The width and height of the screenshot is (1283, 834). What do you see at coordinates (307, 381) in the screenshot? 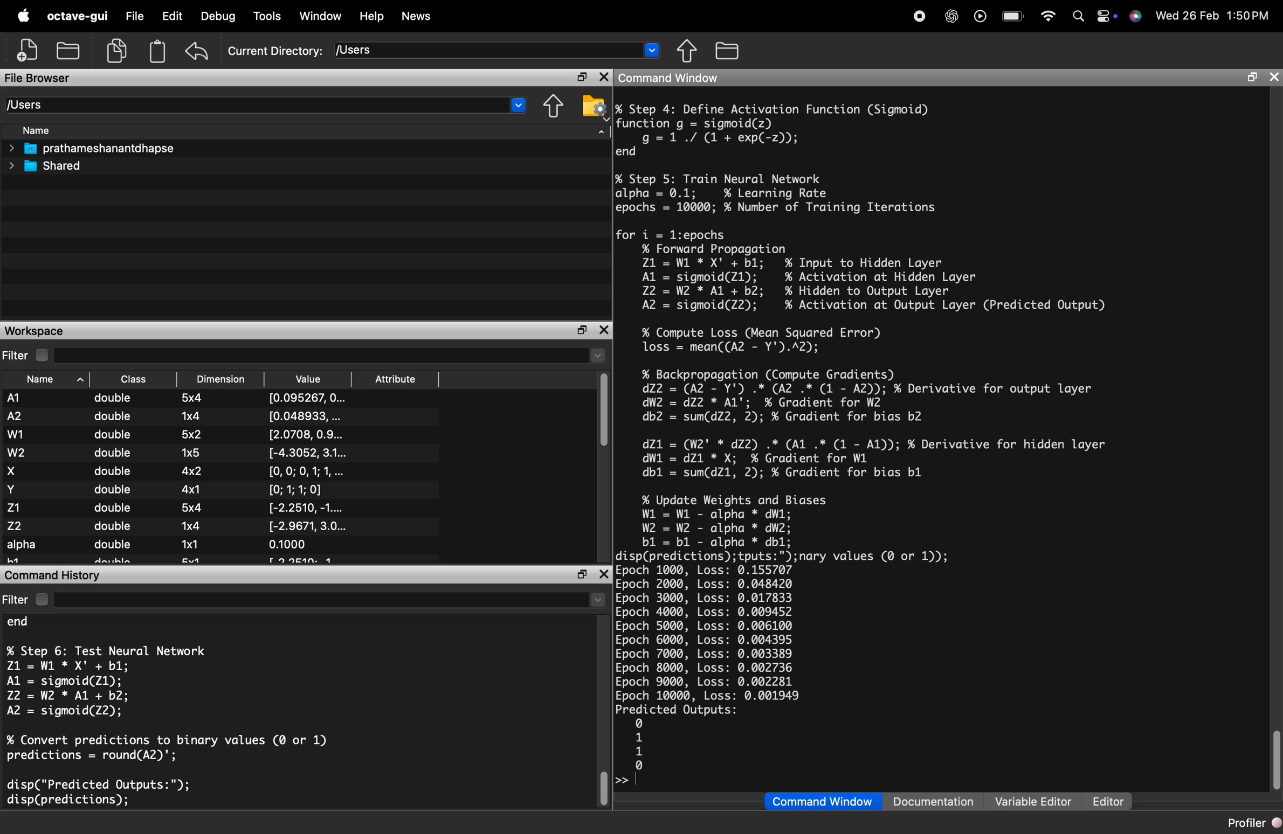
I see `Value` at bounding box center [307, 381].